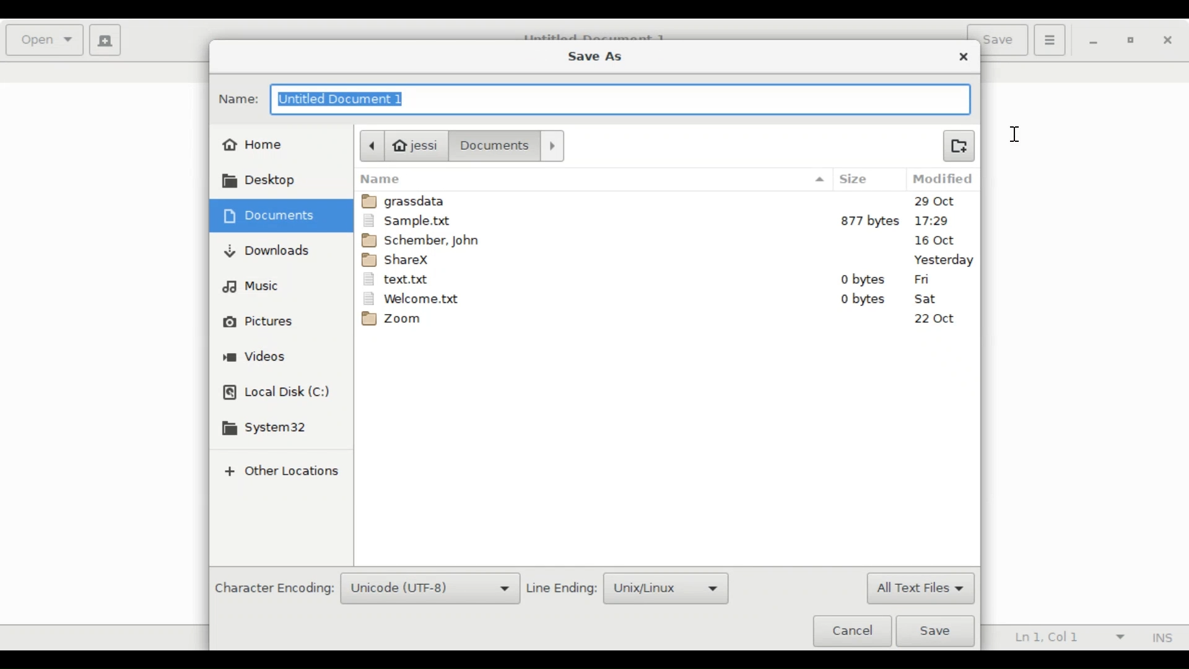  I want to click on Save As, so click(594, 55).